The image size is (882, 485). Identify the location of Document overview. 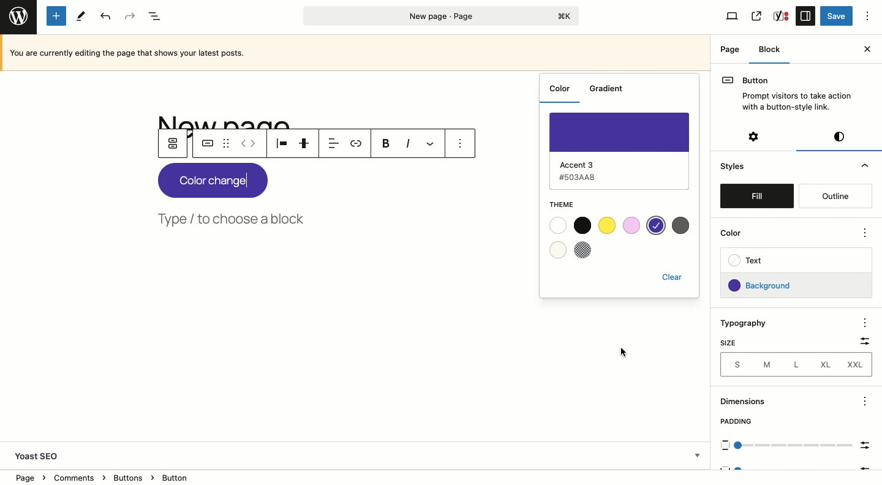
(157, 17).